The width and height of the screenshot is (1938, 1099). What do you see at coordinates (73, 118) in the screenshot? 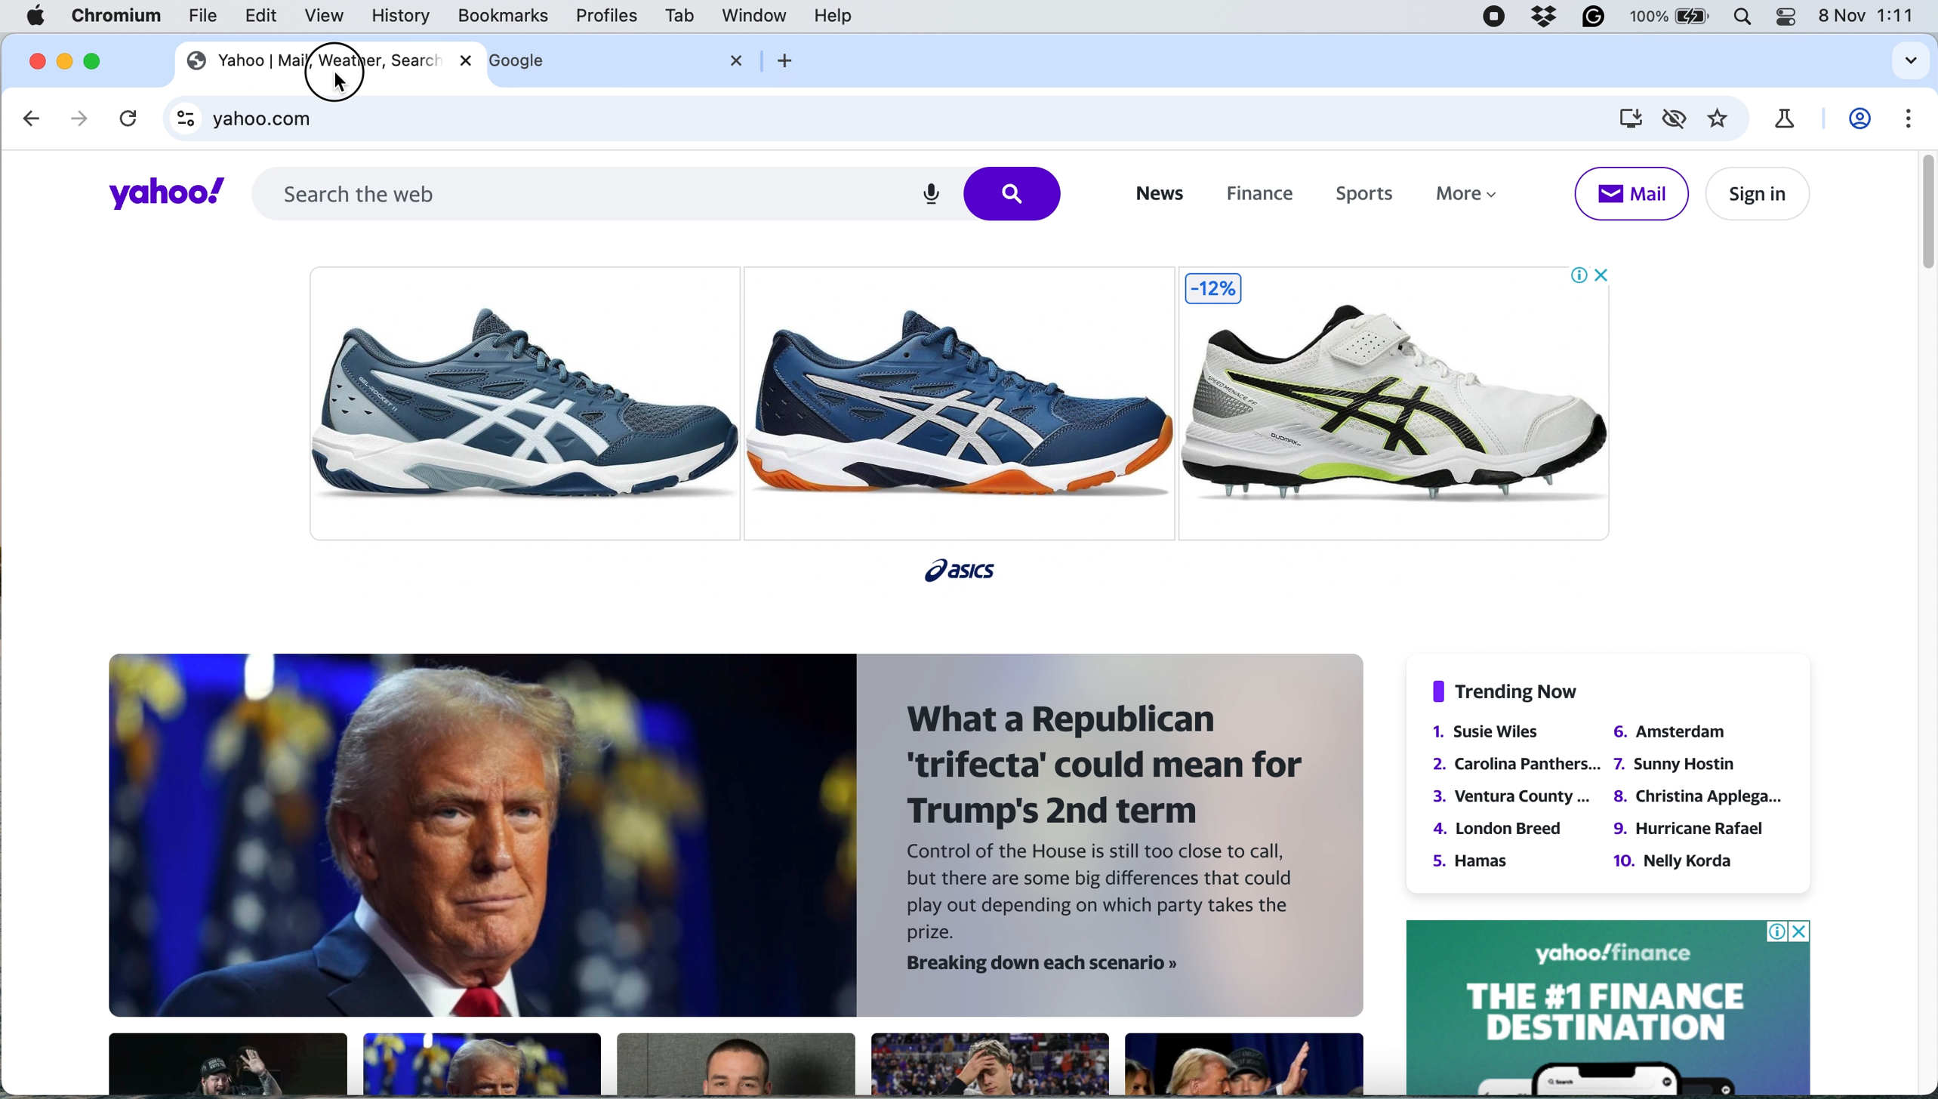
I see `go forward` at bounding box center [73, 118].